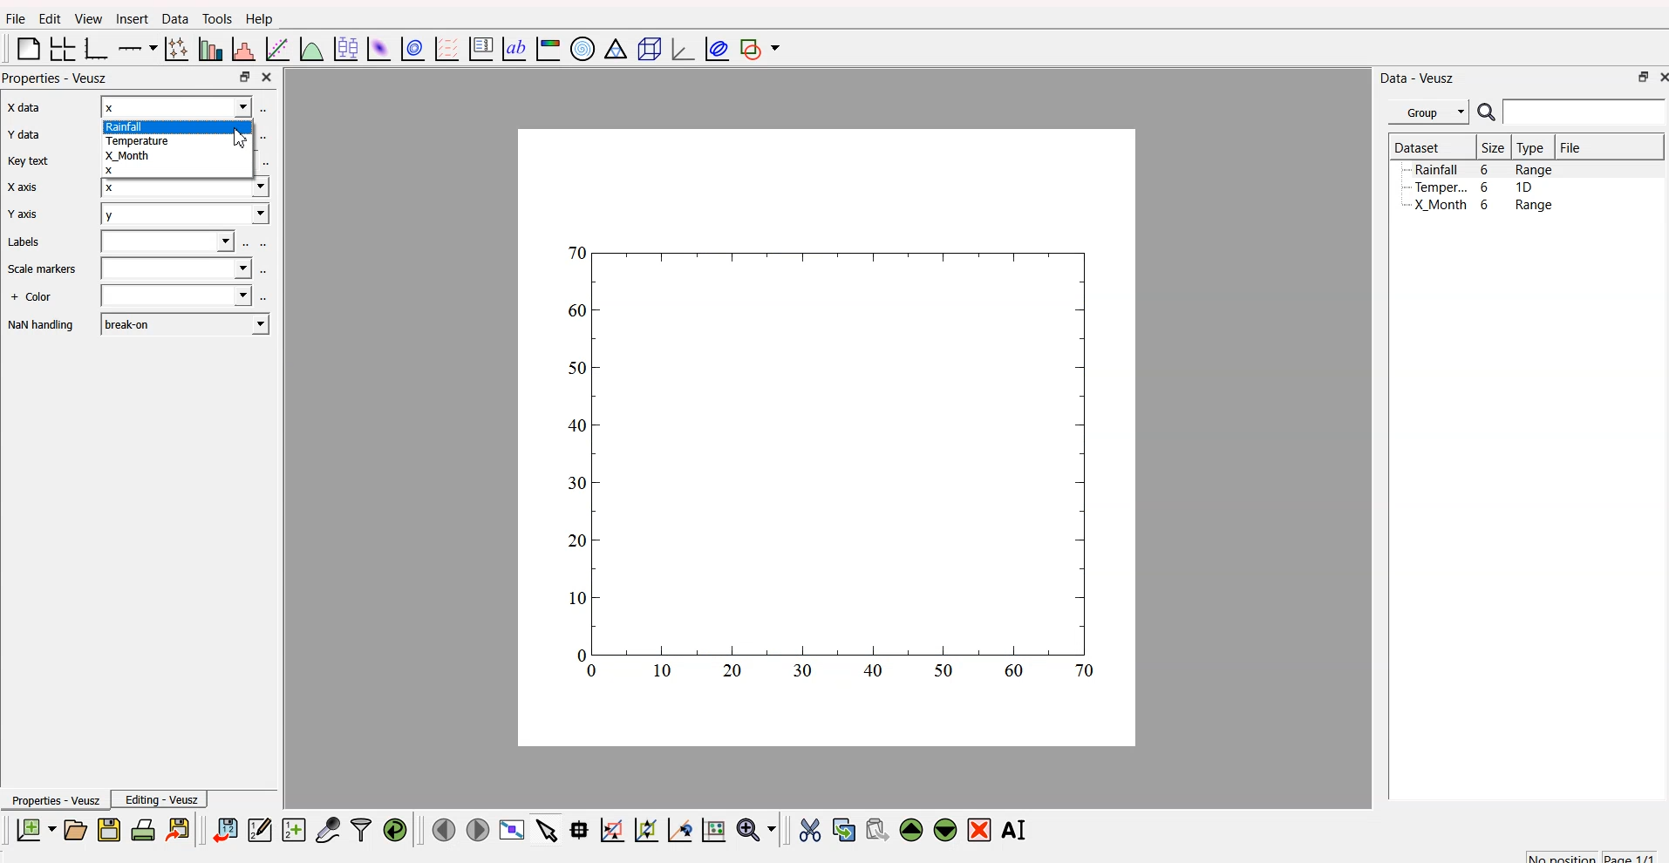 The height and width of the screenshot is (863, 1669). What do you see at coordinates (1486, 112) in the screenshot?
I see `search icon` at bounding box center [1486, 112].